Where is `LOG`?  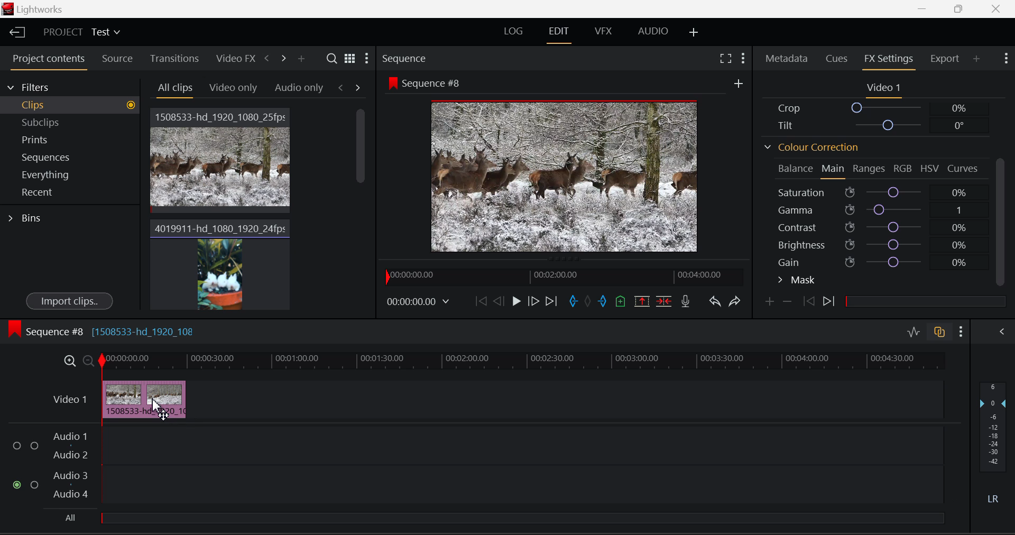
LOG is located at coordinates (515, 31).